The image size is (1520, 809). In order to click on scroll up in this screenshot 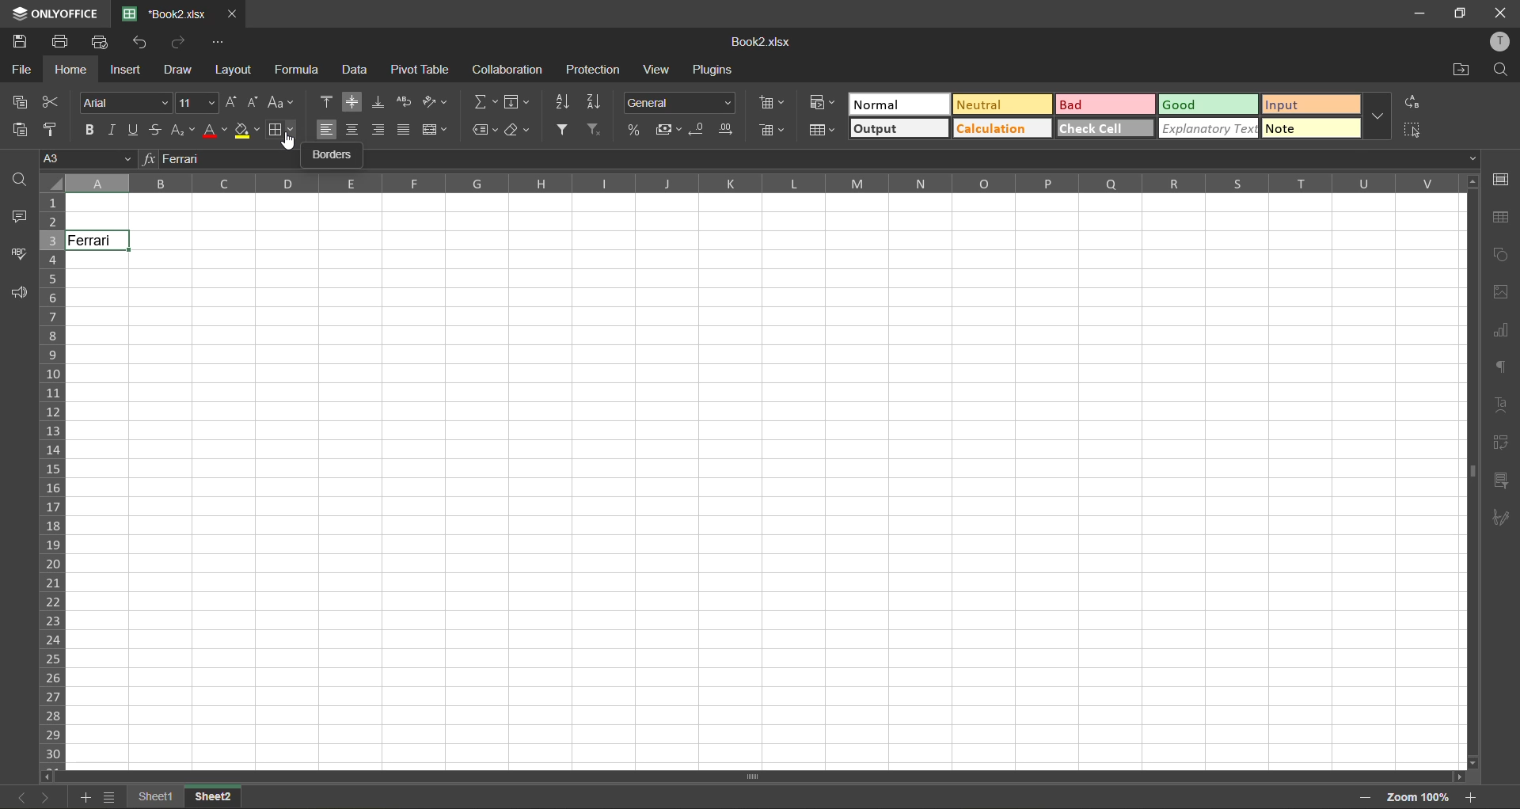, I will do `click(1470, 183)`.